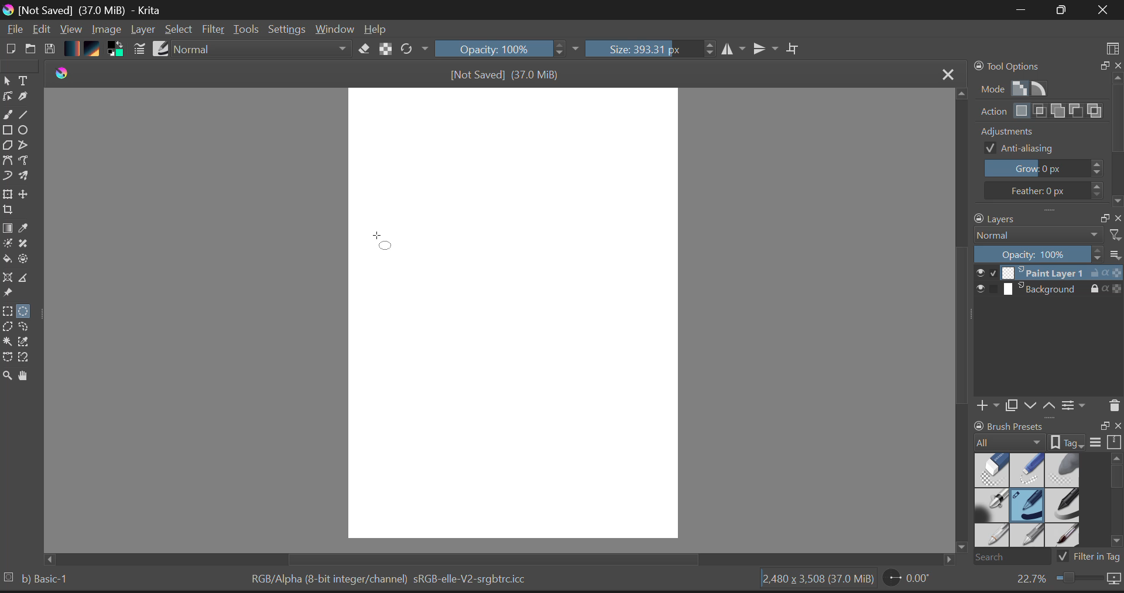 This screenshot has width=1124, height=593. What do you see at coordinates (383, 244) in the screenshot?
I see `MOUSE_DOWN Cursor Position` at bounding box center [383, 244].